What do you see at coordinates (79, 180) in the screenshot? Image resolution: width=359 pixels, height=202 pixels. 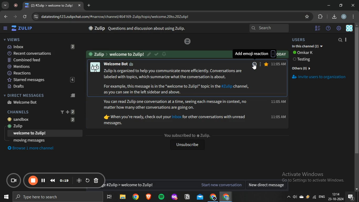 I see `icon` at bounding box center [79, 180].